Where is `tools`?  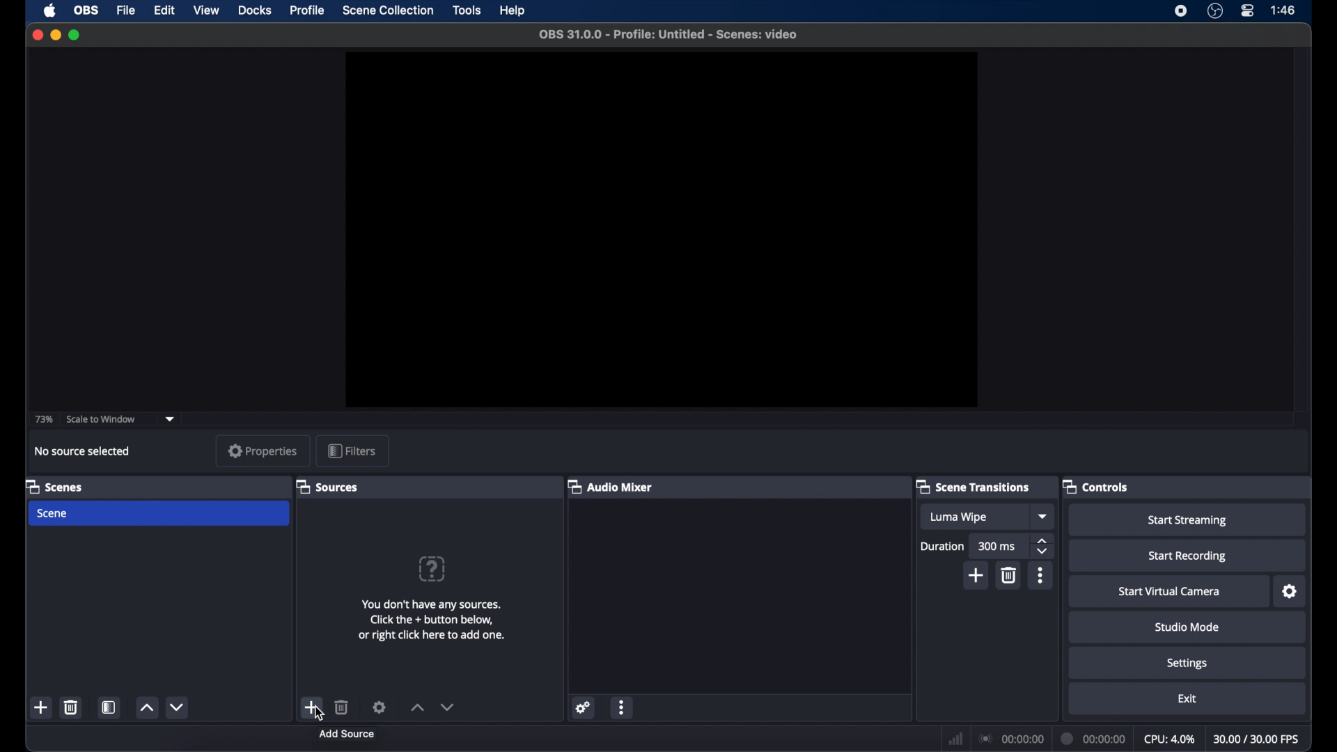
tools is located at coordinates (468, 9).